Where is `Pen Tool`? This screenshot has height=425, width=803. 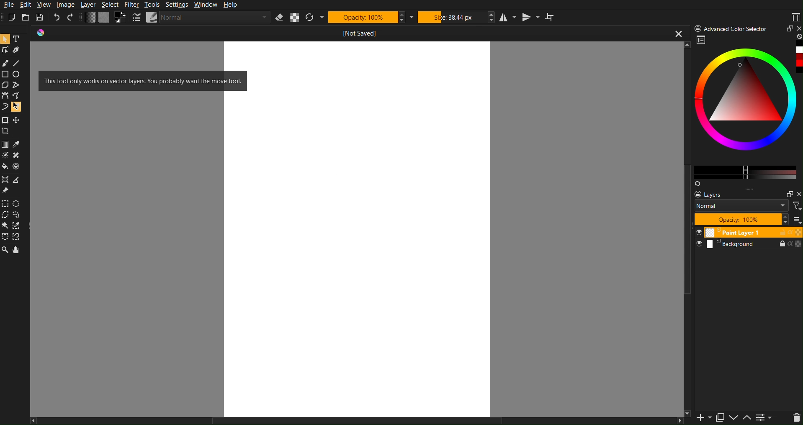
Pen Tool is located at coordinates (18, 50).